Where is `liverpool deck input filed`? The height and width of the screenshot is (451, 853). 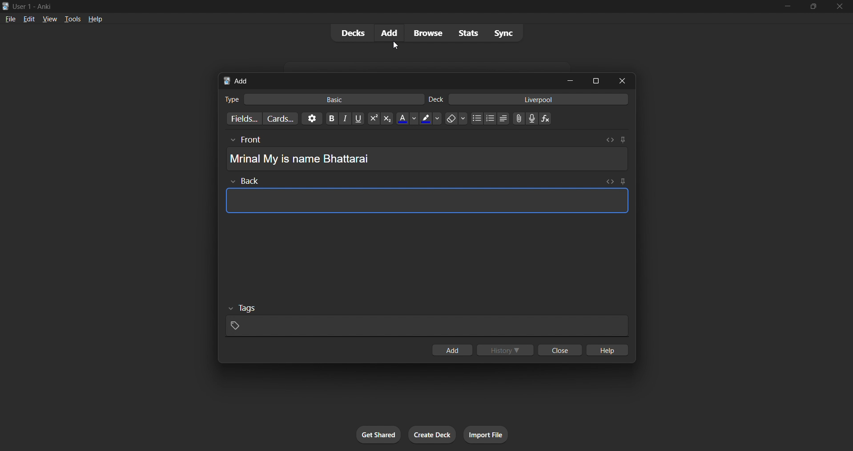 liverpool deck input filed is located at coordinates (528, 99).